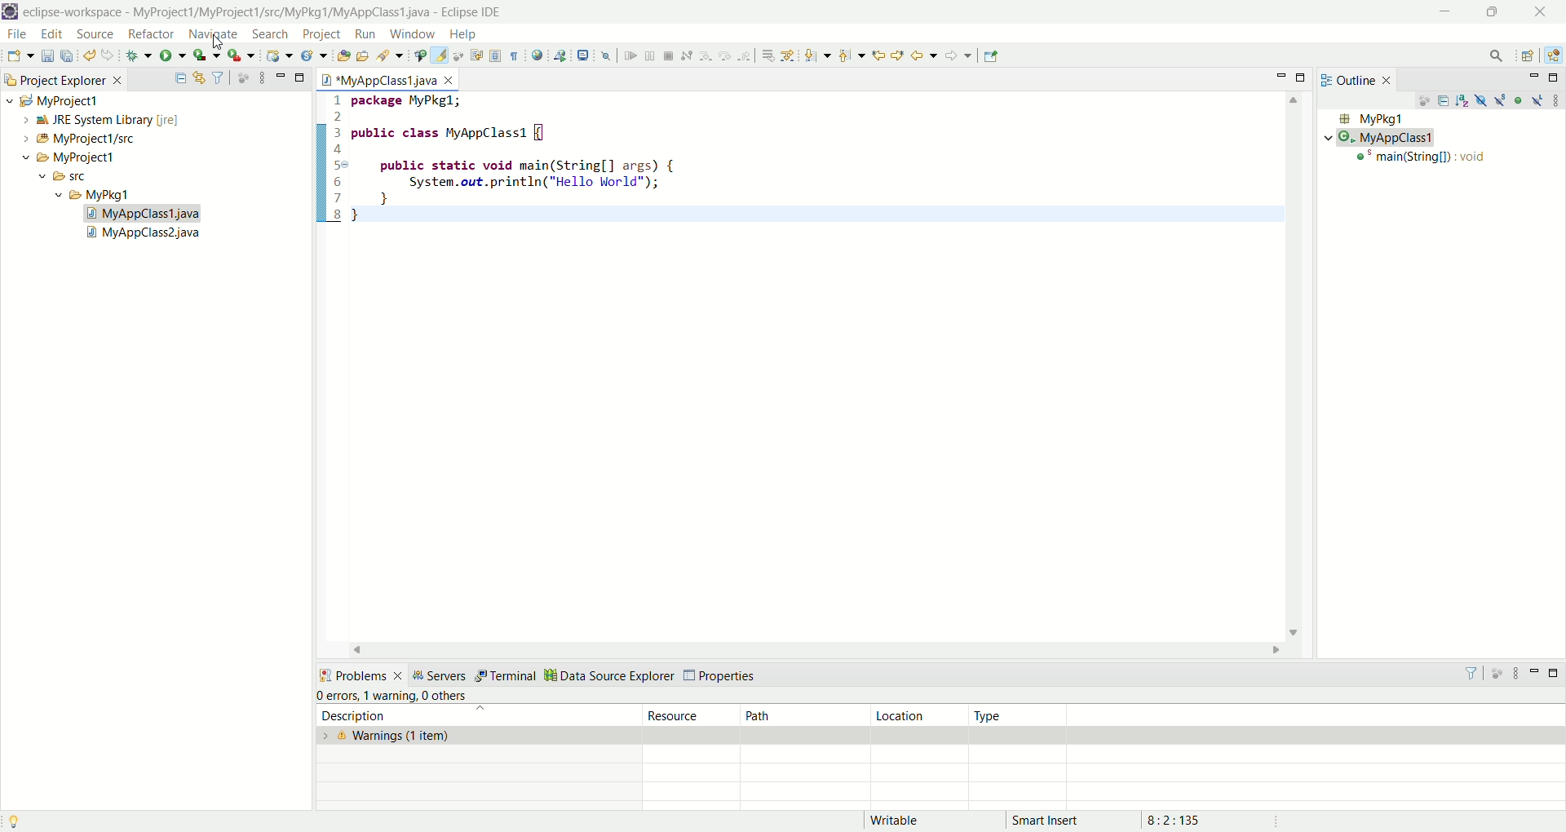 The image size is (1566, 832). Describe the element at coordinates (1057, 820) in the screenshot. I see `smart insert` at that location.